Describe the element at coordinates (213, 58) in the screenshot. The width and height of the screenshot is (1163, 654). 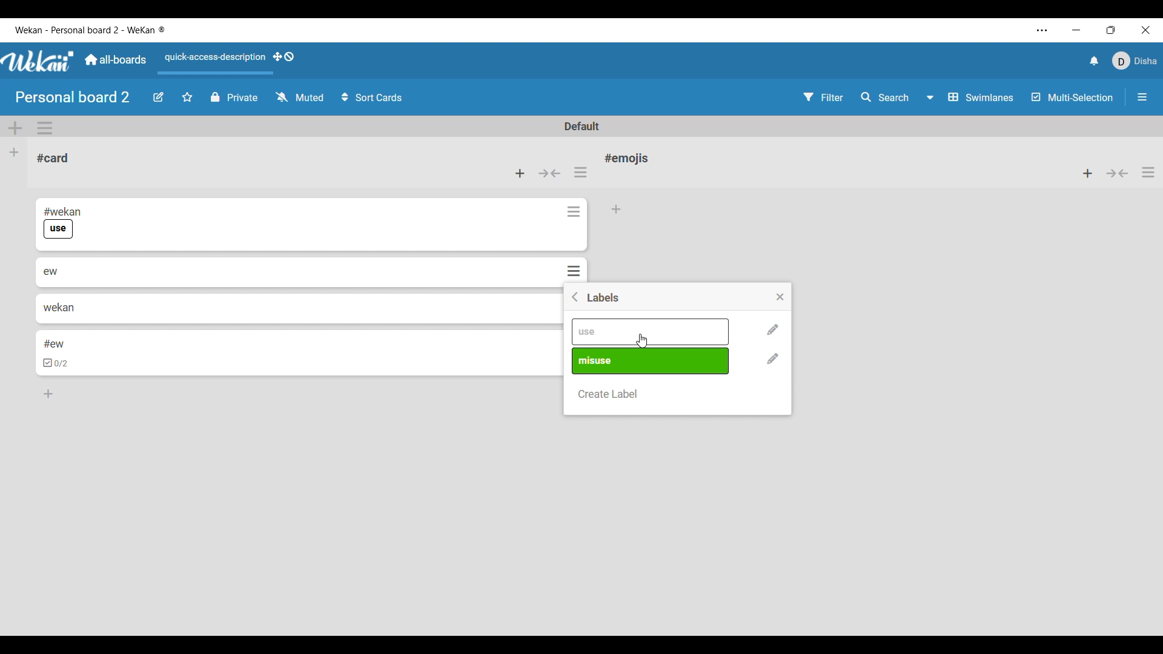
I see `Quick access description` at that location.